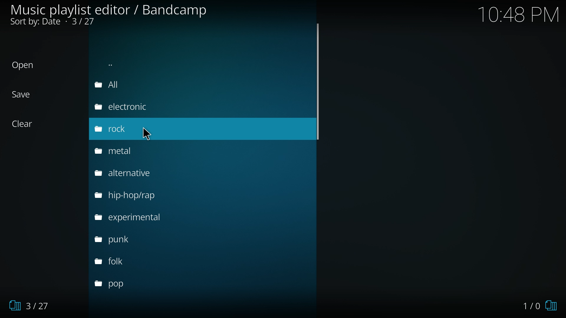 This screenshot has width=566, height=318. I want to click on 3/27, so click(35, 306).